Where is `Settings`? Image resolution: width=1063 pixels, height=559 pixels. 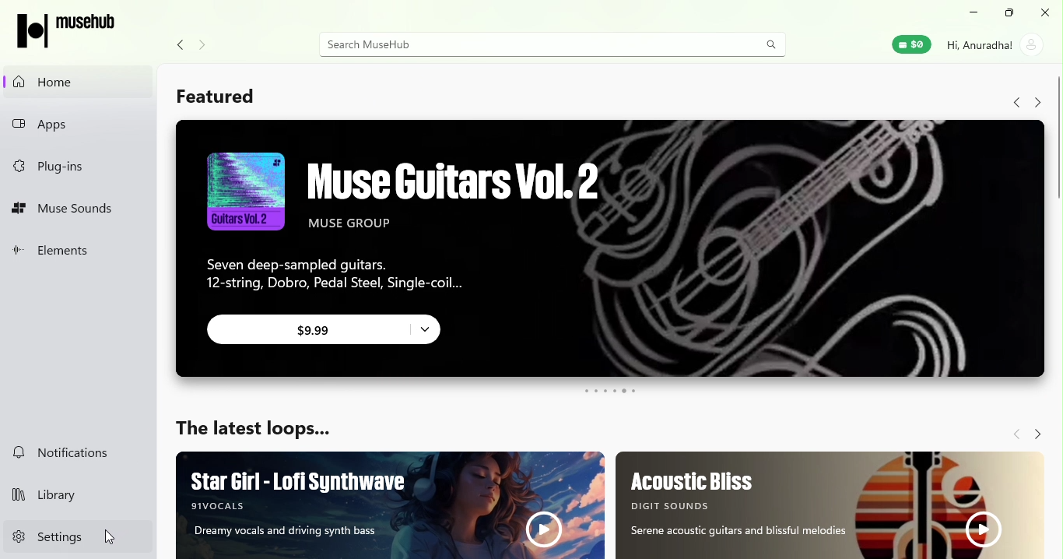
Settings is located at coordinates (75, 537).